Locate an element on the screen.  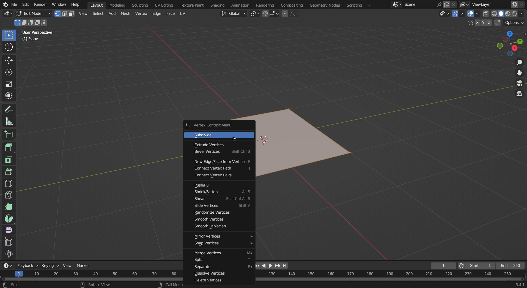
Rotate View is located at coordinates (98, 285).